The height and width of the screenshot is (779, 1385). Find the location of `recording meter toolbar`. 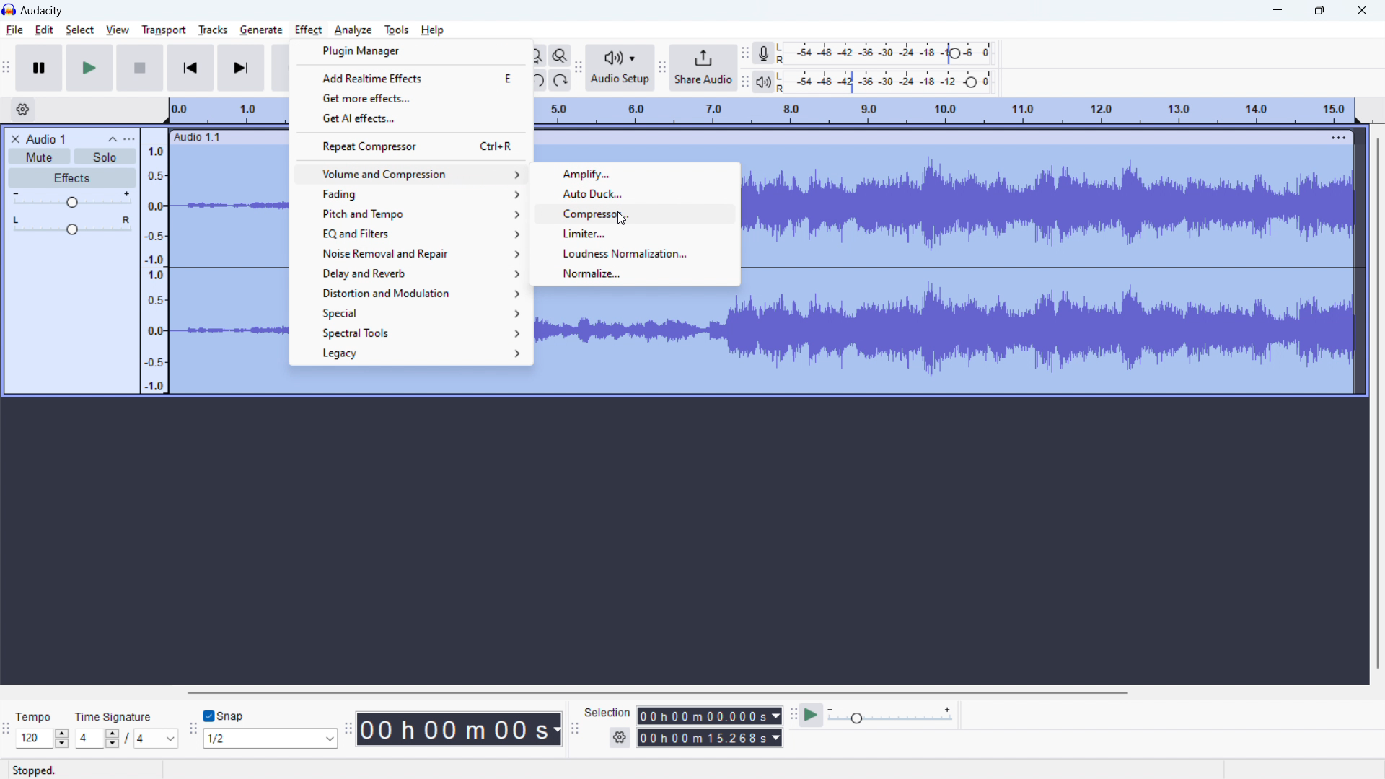

recording meter toolbar is located at coordinates (745, 53).